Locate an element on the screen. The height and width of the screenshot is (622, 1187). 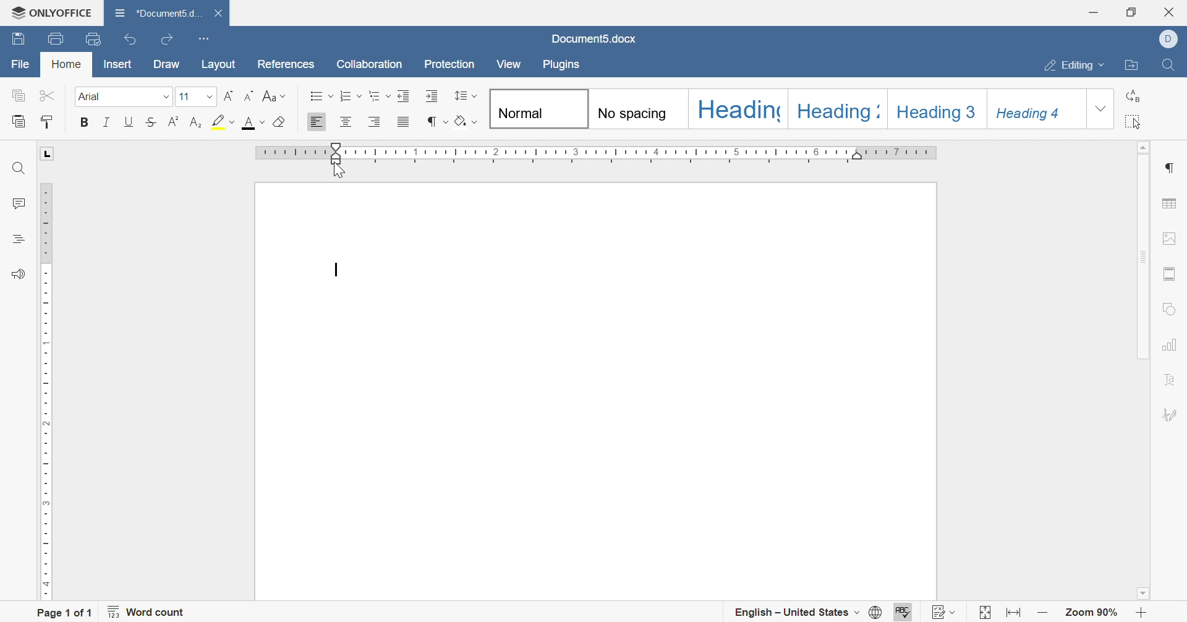
clear style is located at coordinates (281, 121).